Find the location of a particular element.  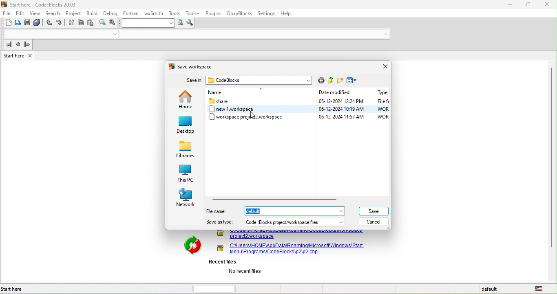

Start here is located at coordinates (13, 289).